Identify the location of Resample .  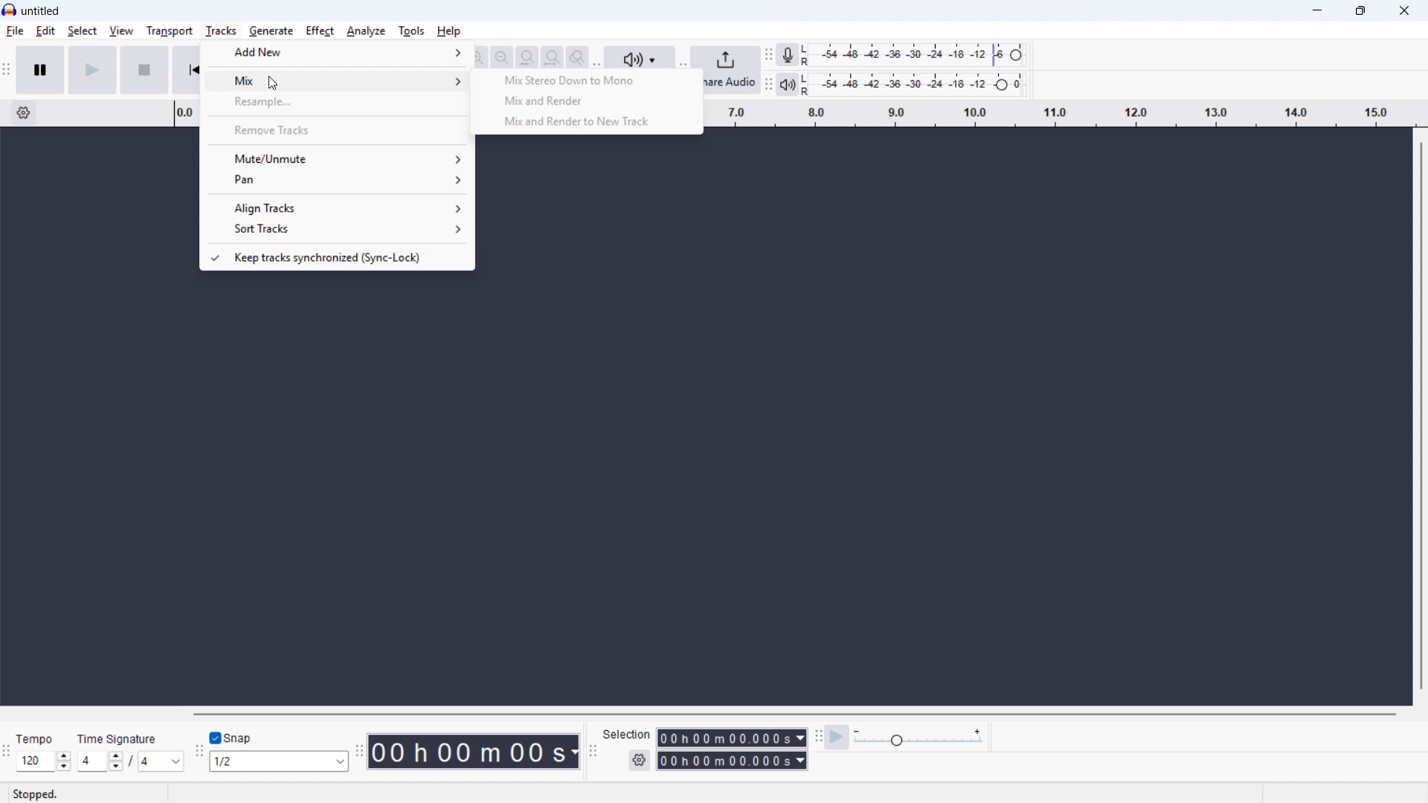
(335, 103).